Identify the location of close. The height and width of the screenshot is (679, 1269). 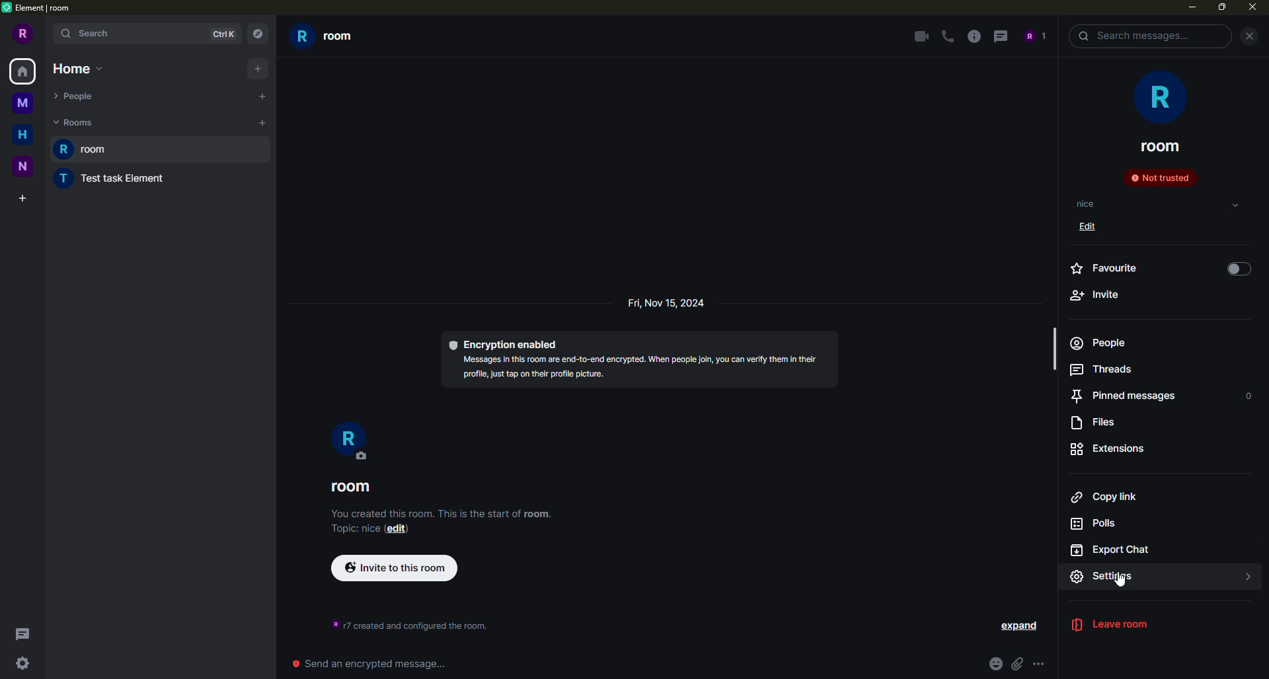
(1251, 9).